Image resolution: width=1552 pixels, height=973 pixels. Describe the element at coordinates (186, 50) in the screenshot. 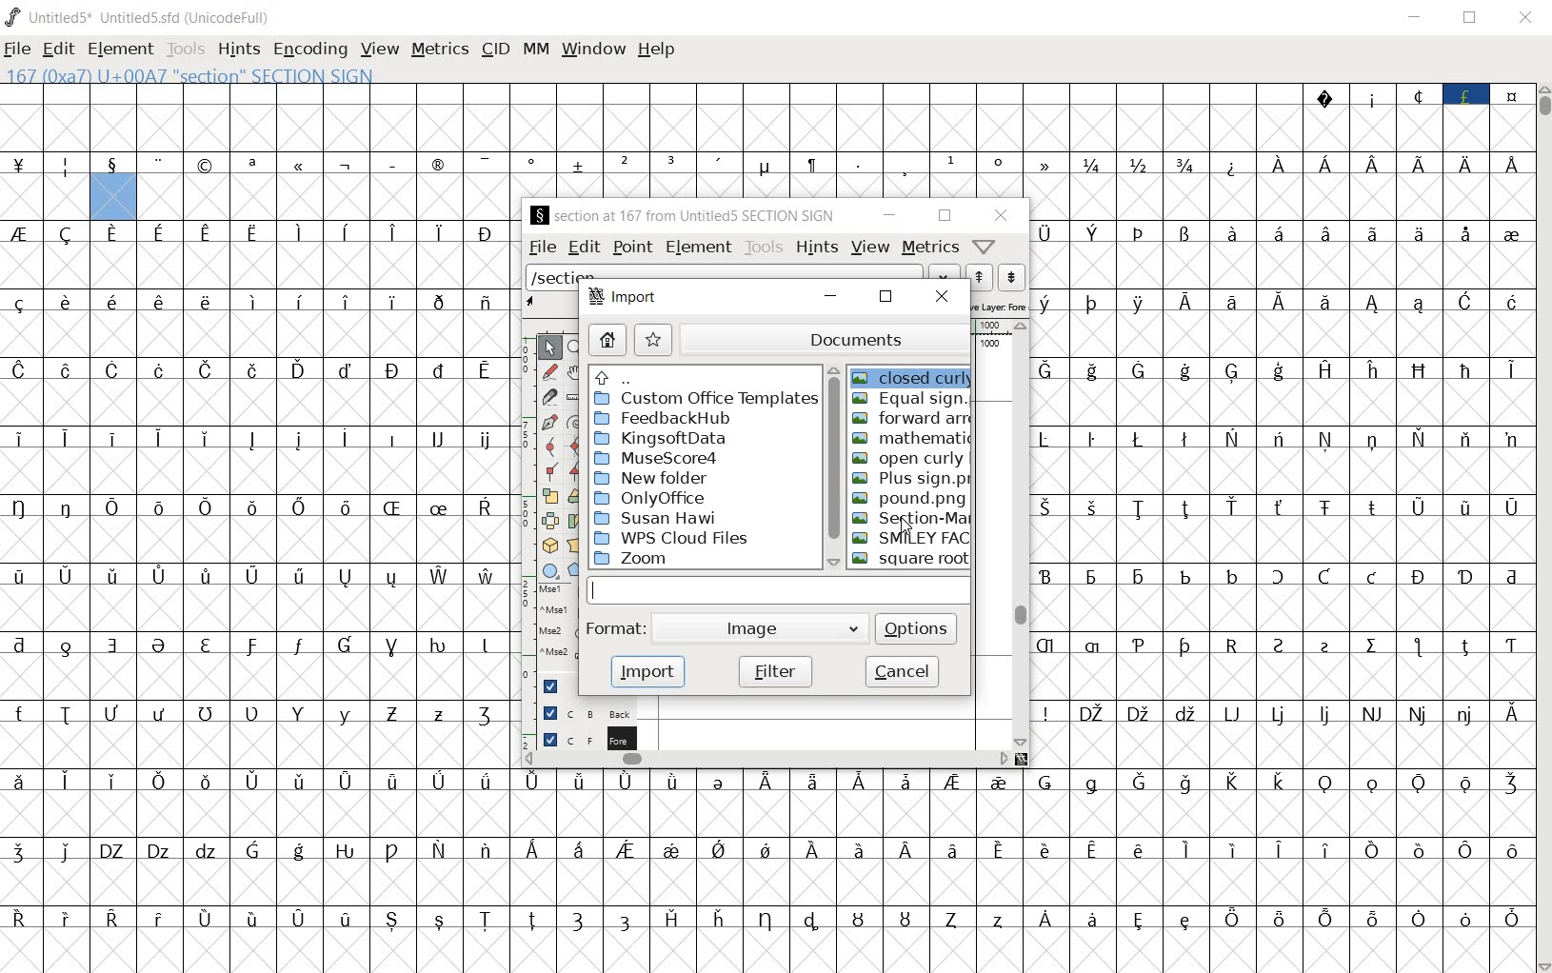

I see `TOOLS` at that location.